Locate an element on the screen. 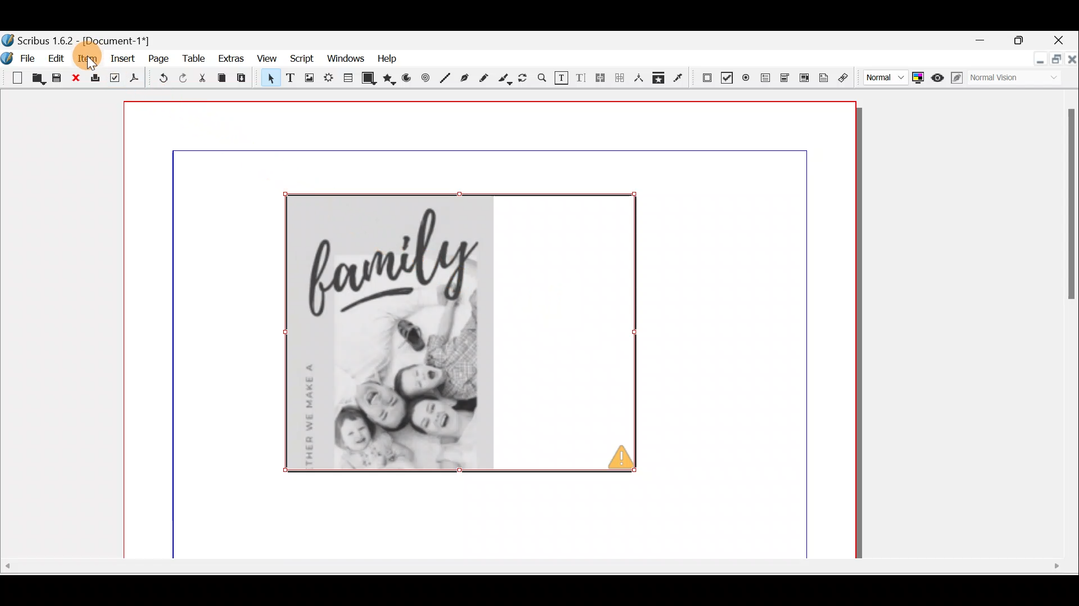 This screenshot has height=606, width=1079. Cursor is located at coordinates (92, 64).